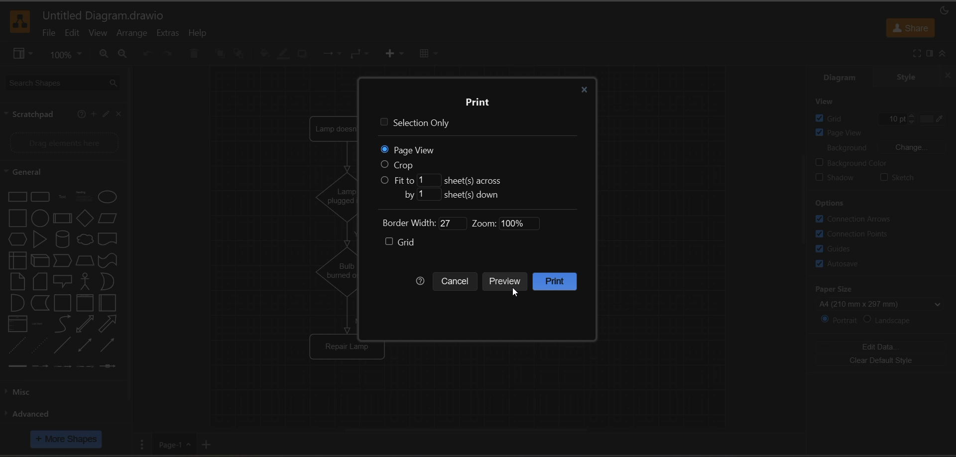 This screenshot has height=457, width=956. I want to click on misc, so click(20, 392).